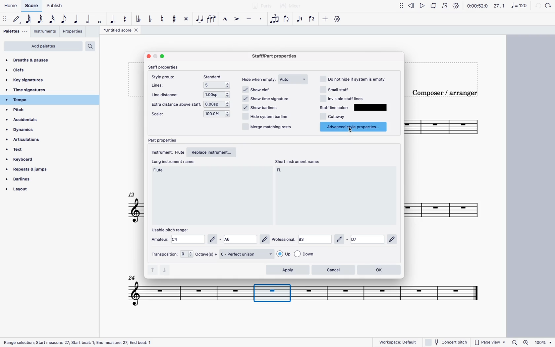 This screenshot has width=555, height=347. I want to click on settings, so click(457, 6).